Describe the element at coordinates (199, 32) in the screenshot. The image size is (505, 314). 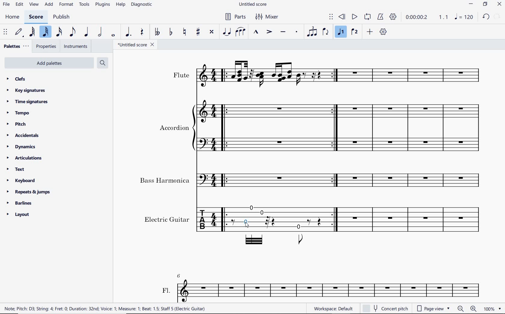
I see `toggle sharp` at that location.